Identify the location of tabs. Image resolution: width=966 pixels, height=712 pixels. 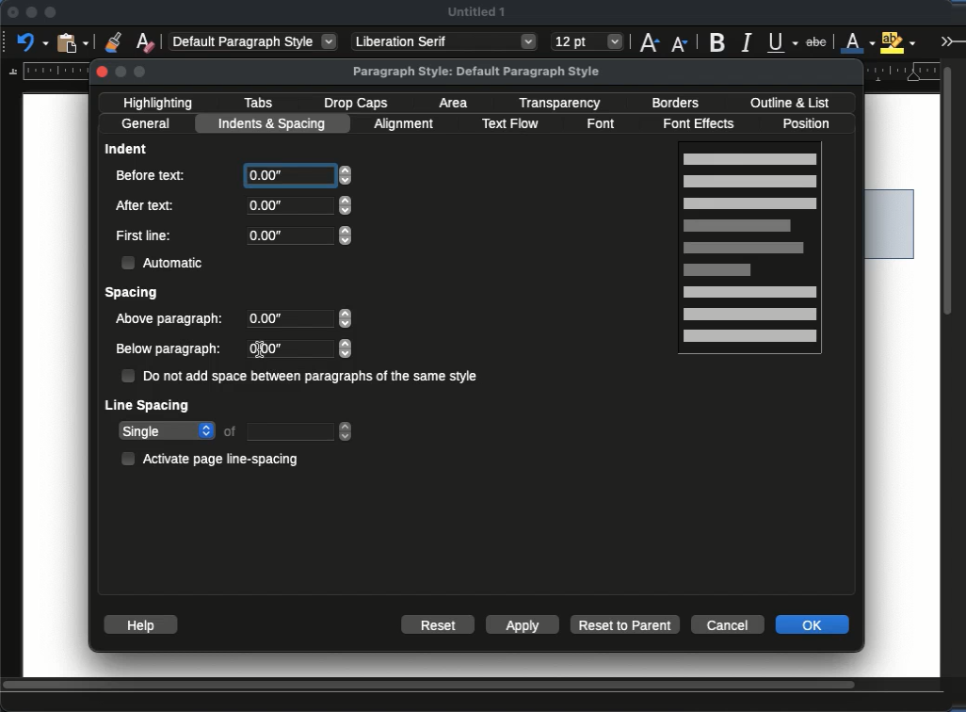
(258, 103).